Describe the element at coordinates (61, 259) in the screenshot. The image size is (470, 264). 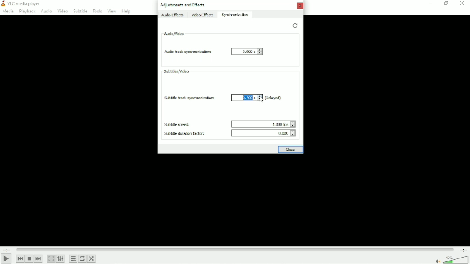
I see `Show extended settings` at that location.